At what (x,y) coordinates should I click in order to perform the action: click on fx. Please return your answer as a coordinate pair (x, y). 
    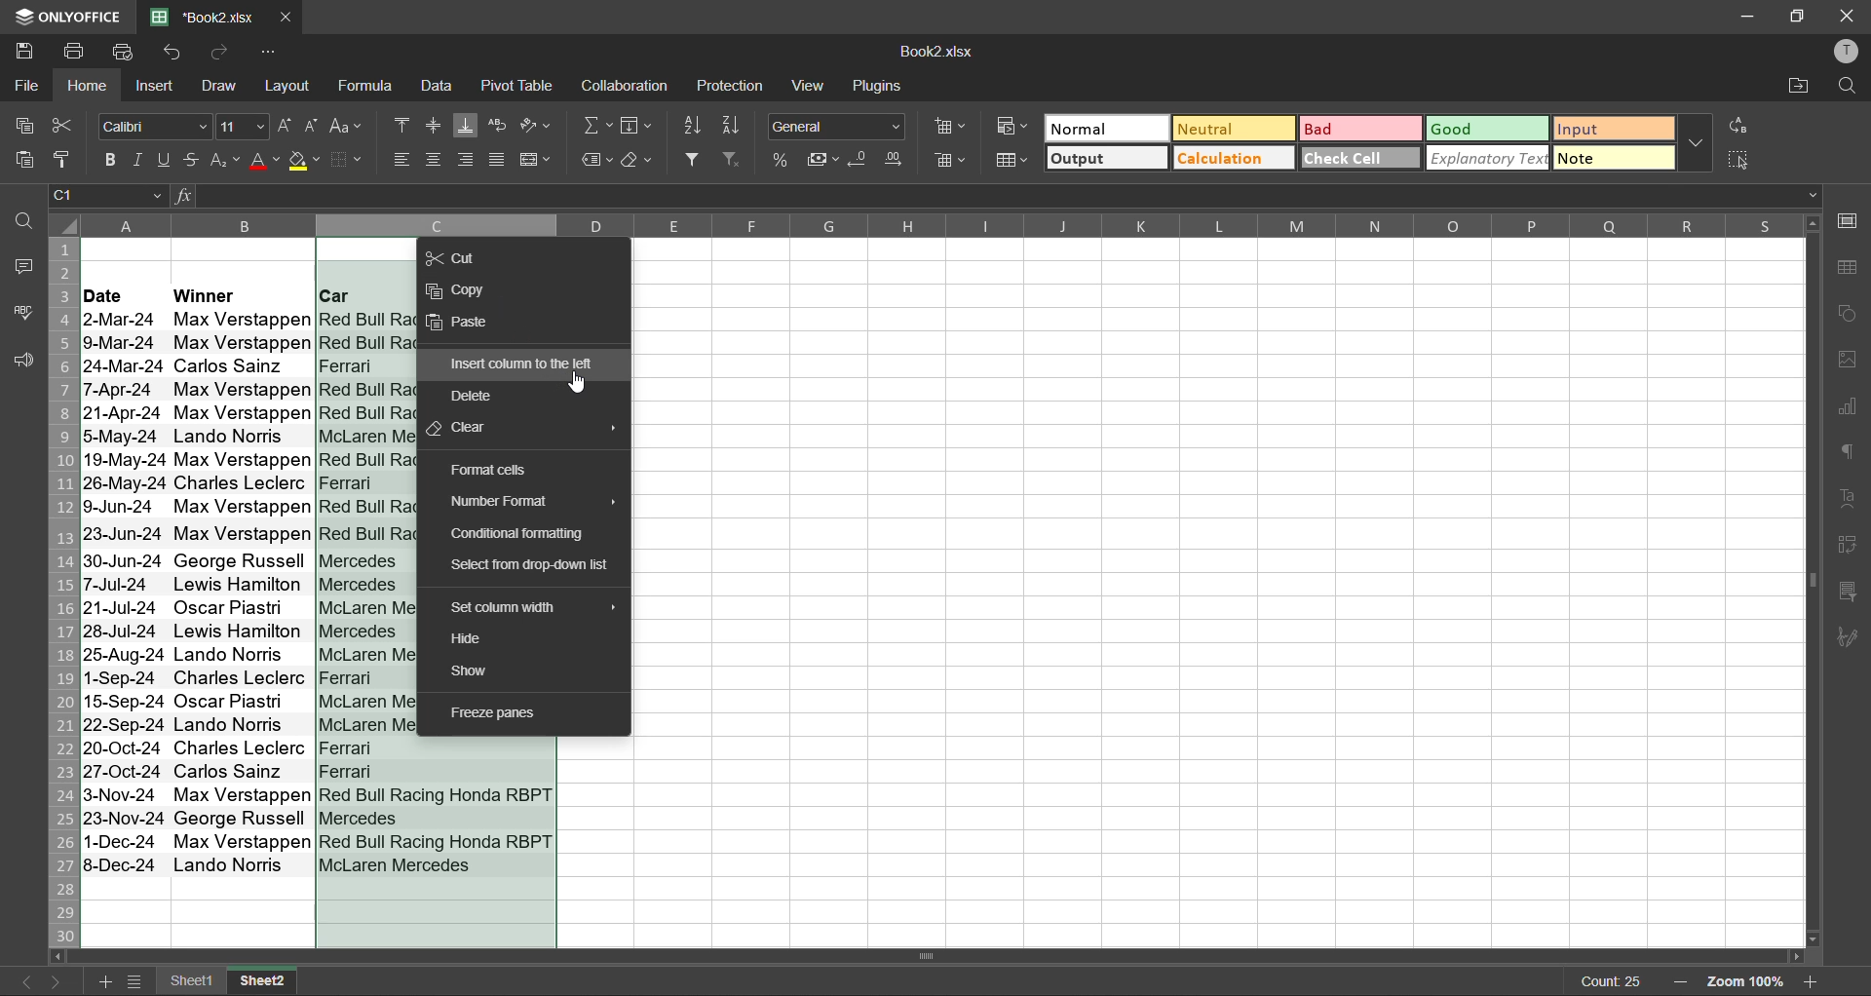
    Looking at the image, I should click on (181, 197).